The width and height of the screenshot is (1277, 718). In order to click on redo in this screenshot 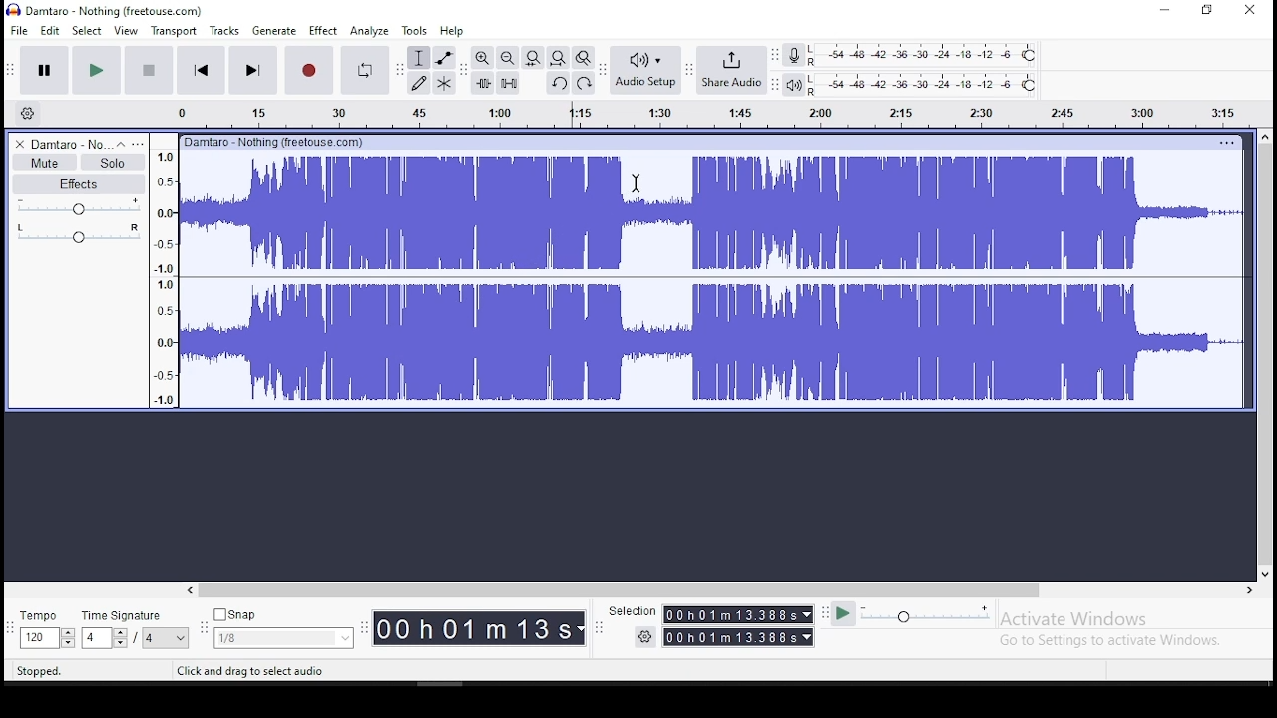, I will do `click(583, 83)`.